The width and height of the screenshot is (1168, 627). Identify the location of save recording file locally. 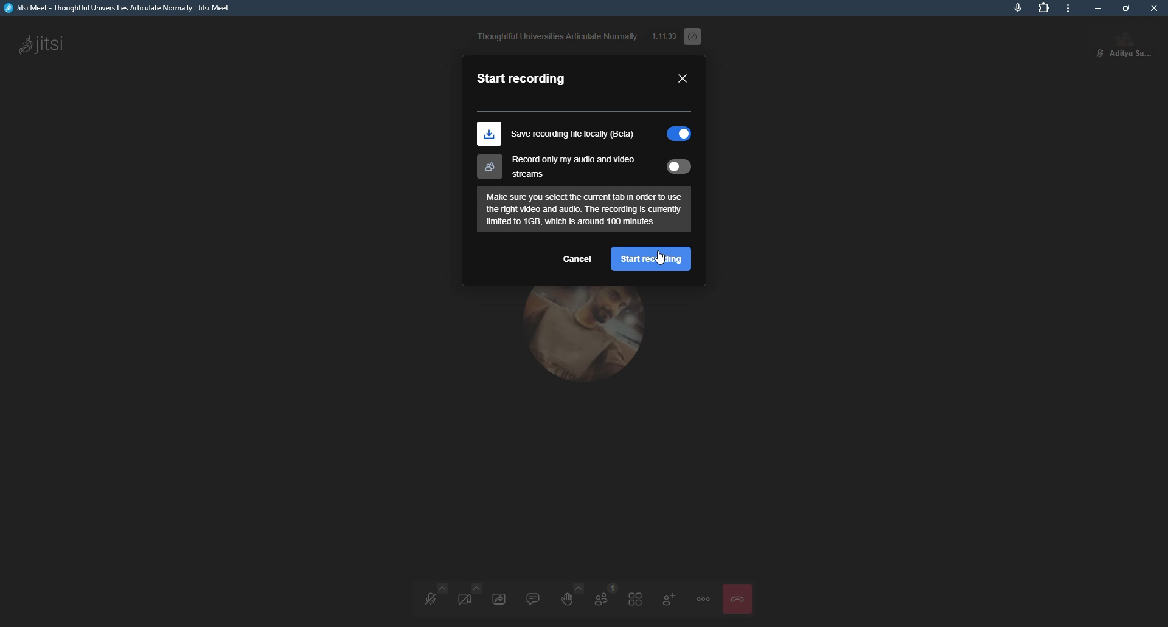
(557, 134).